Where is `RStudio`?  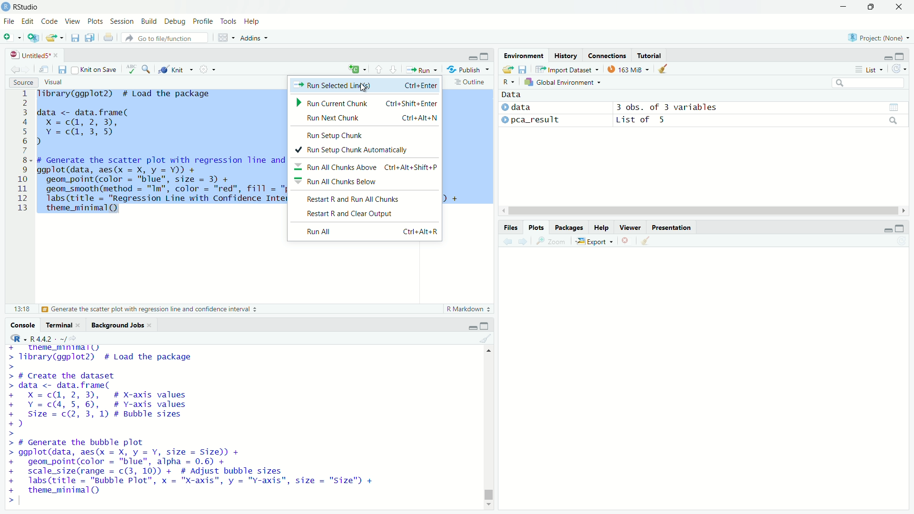
RStudio is located at coordinates (21, 7).